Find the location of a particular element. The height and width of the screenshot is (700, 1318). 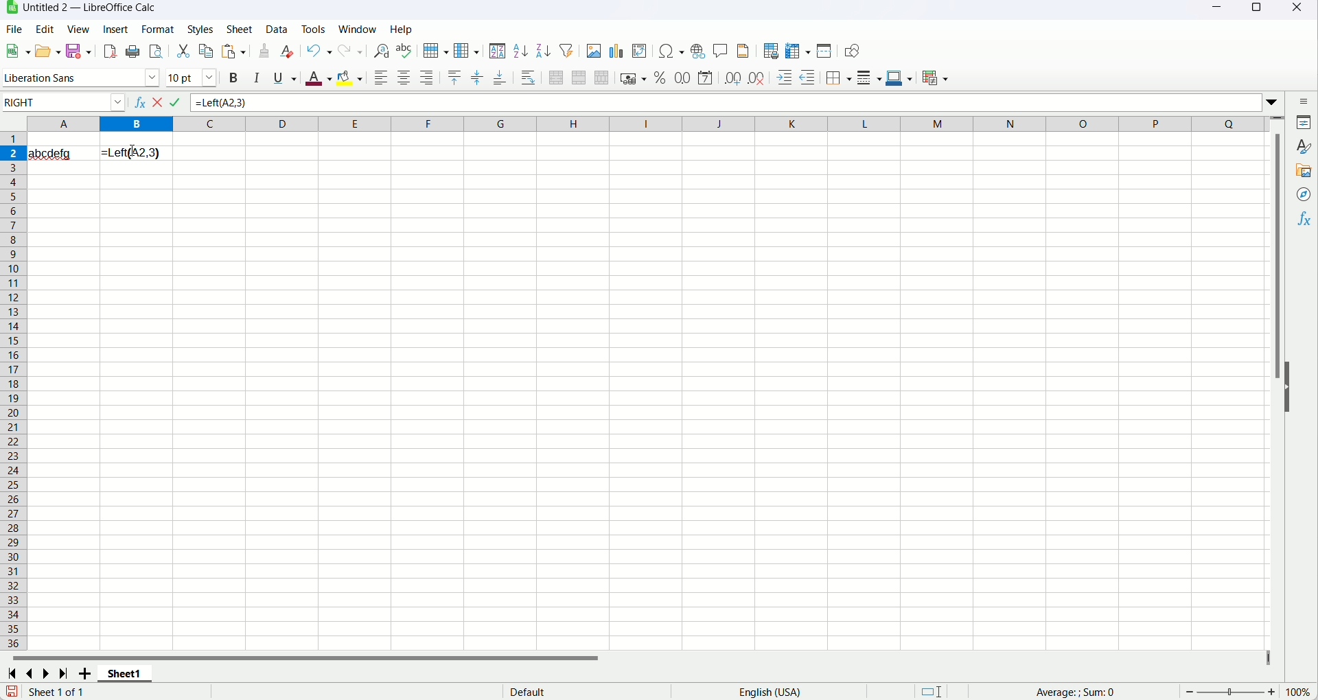

hide is located at coordinates (1287, 387).